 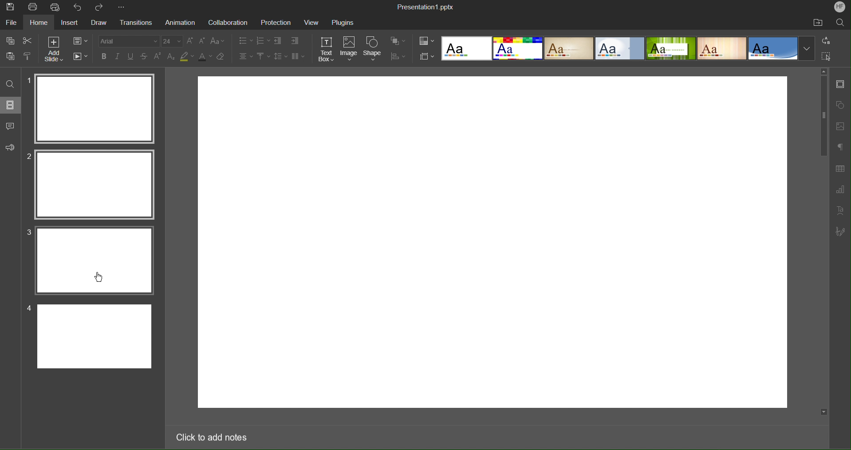 What do you see at coordinates (297, 55) in the screenshot?
I see `Columns` at bounding box center [297, 55].